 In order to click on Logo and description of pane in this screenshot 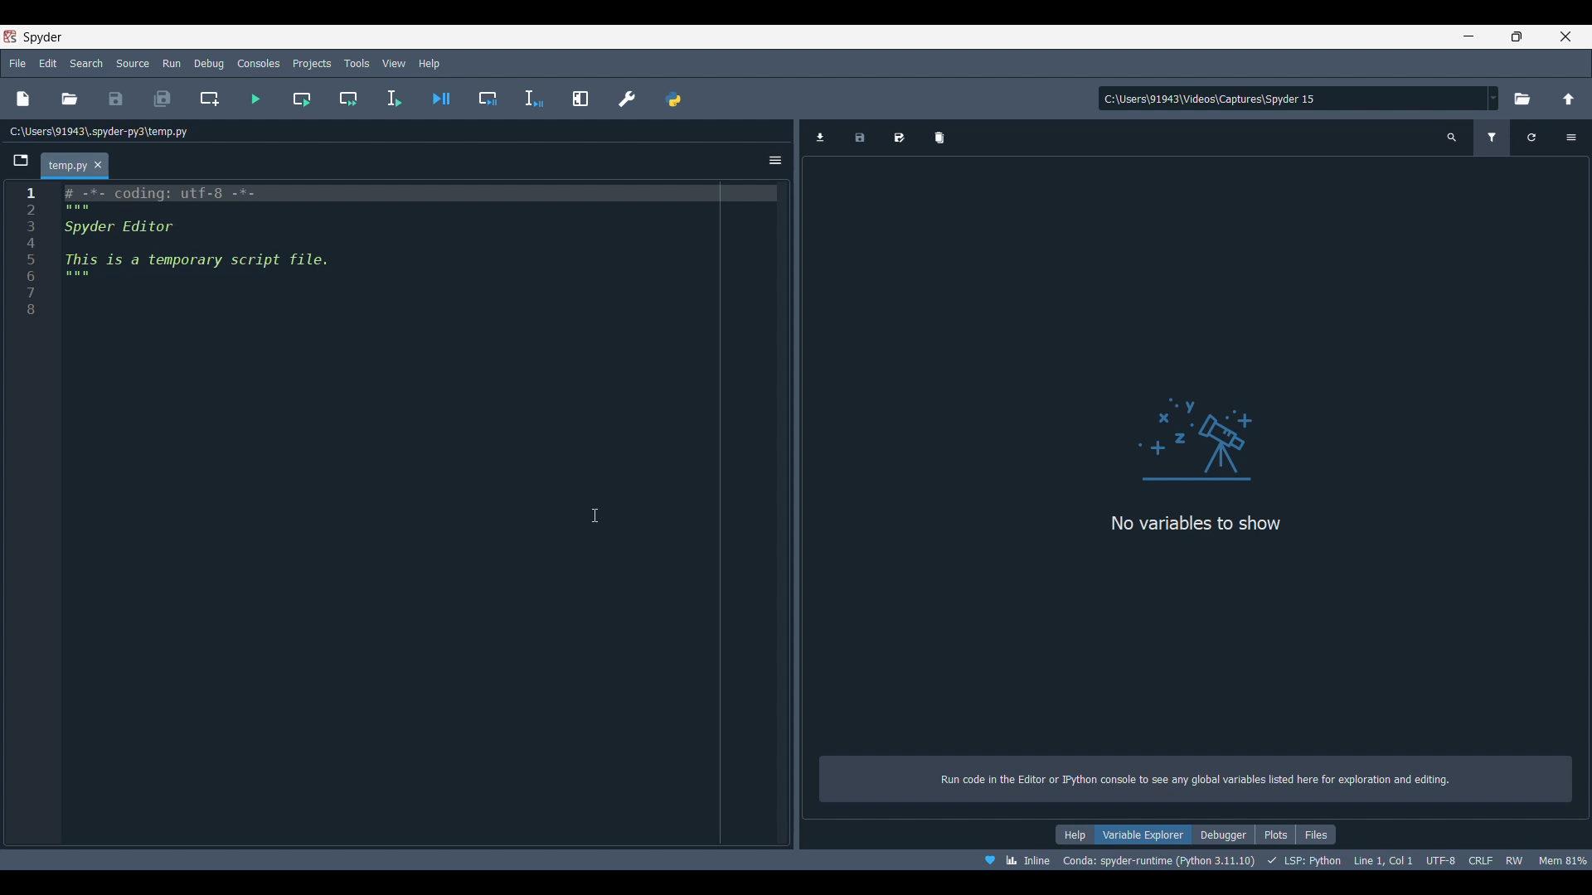, I will do `click(1196, 566)`.